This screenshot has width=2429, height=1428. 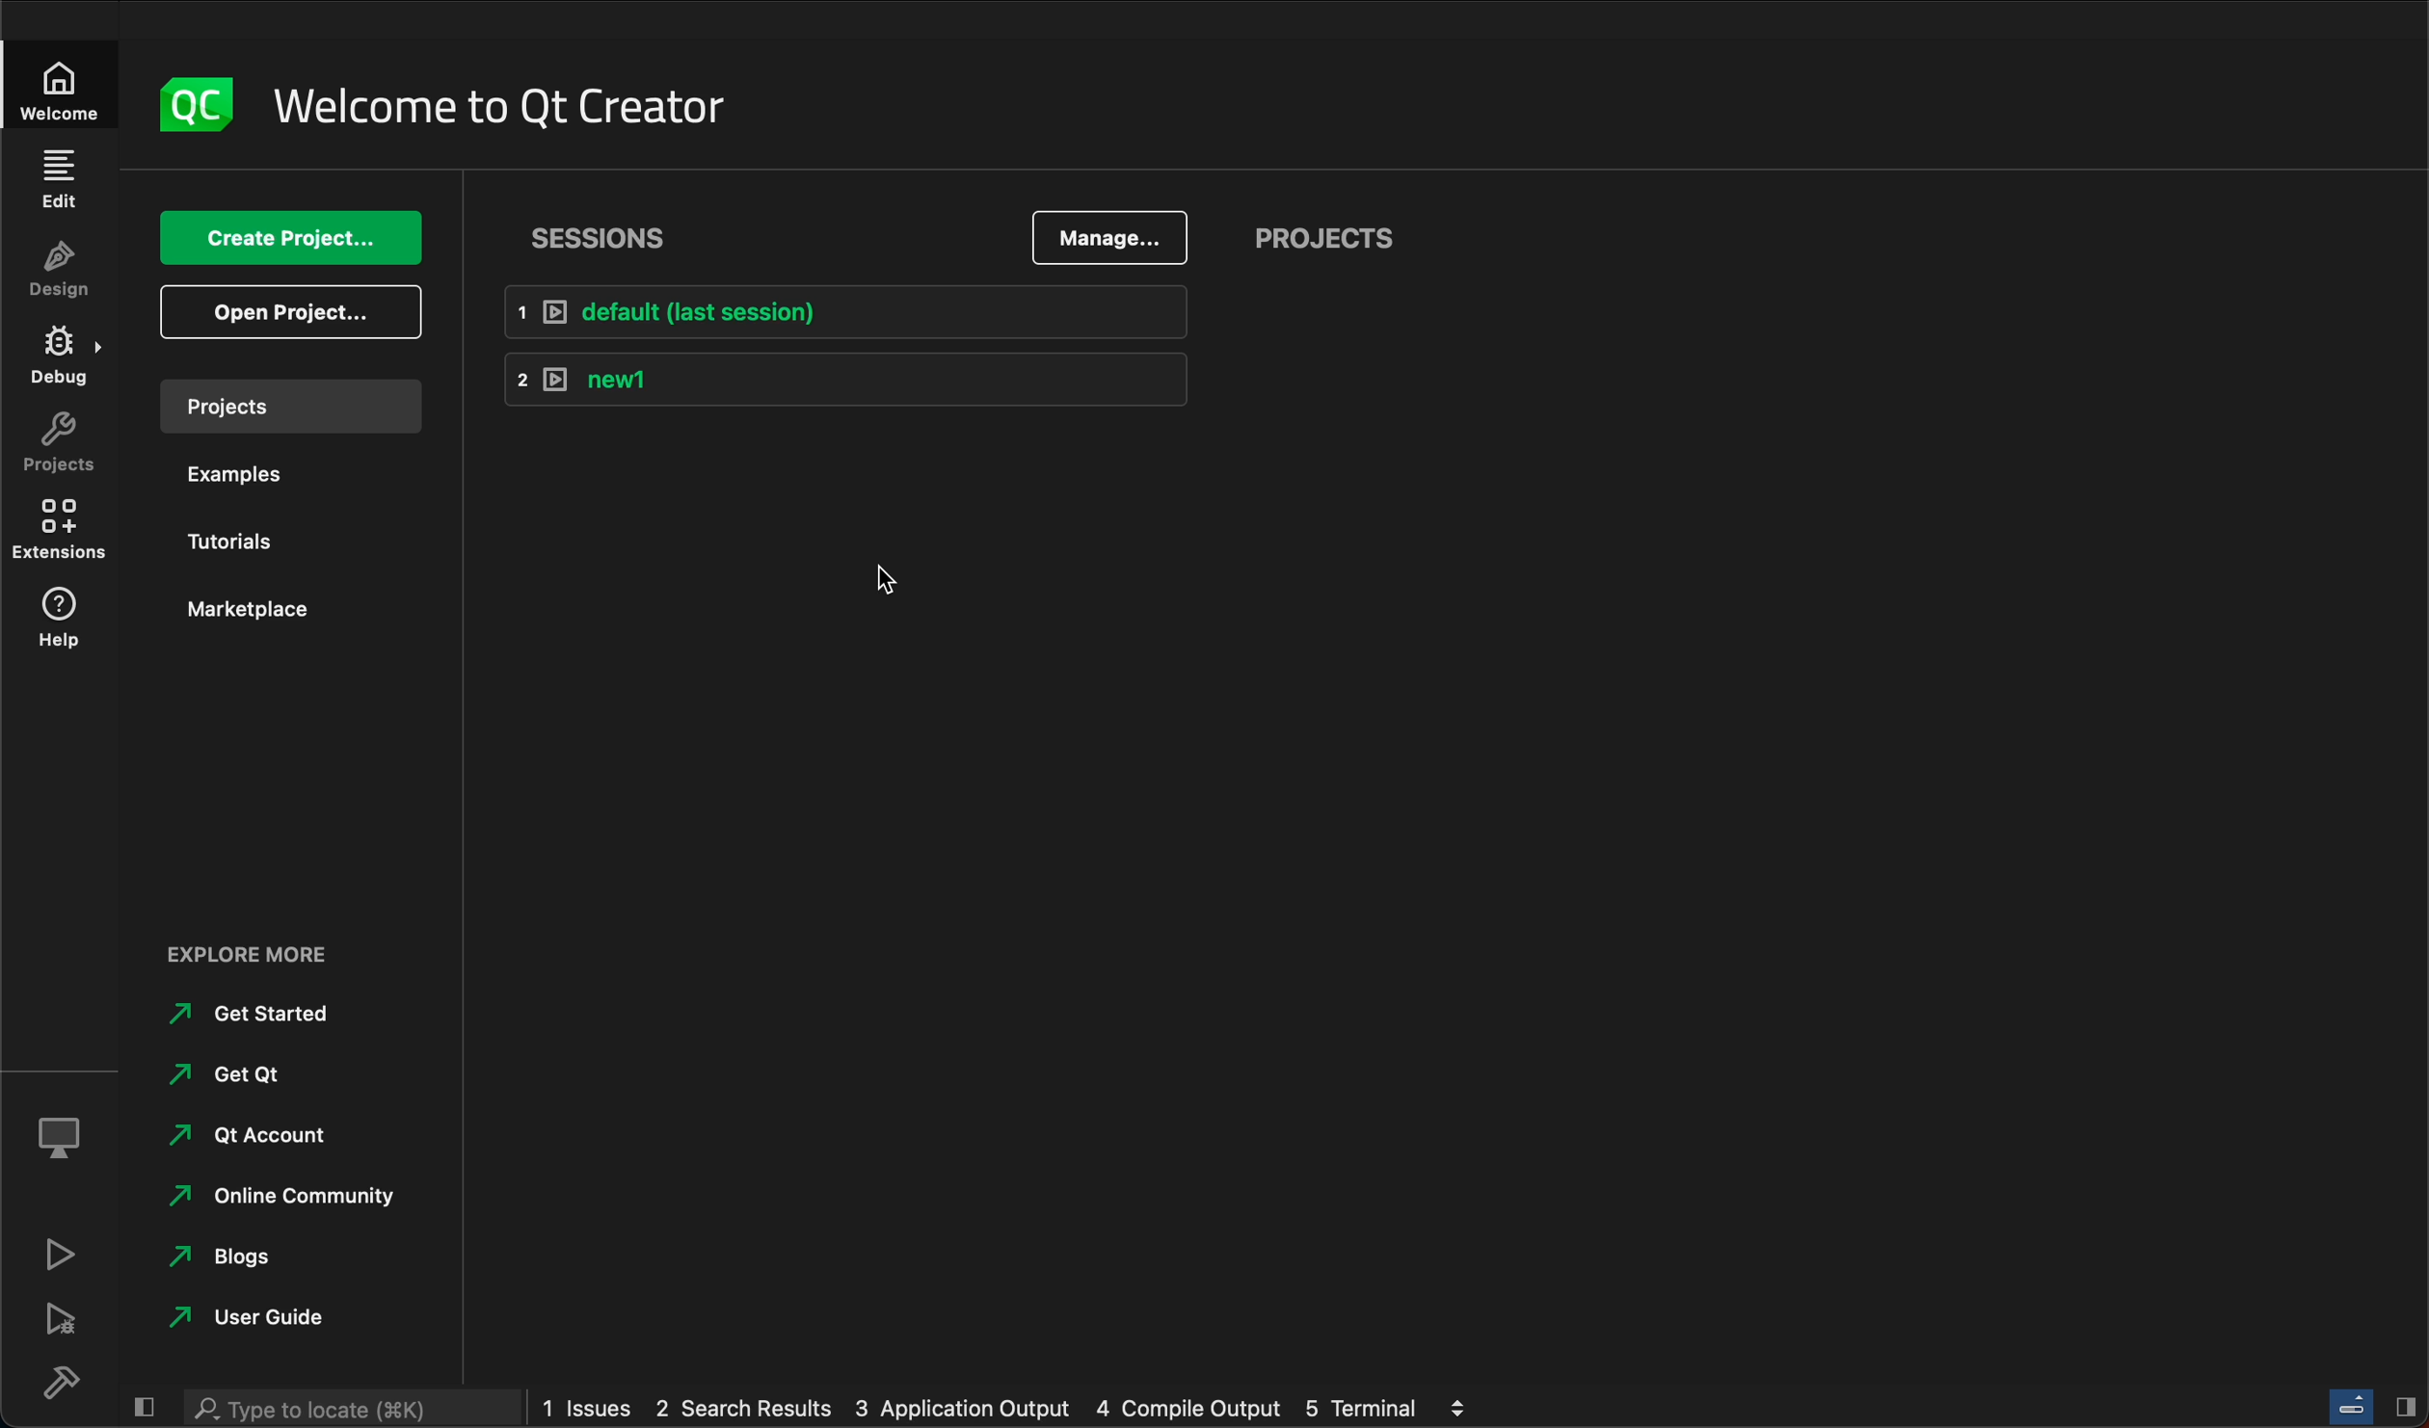 What do you see at coordinates (1335, 229) in the screenshot?
I see `projects` at bounding box center [1335, 229].